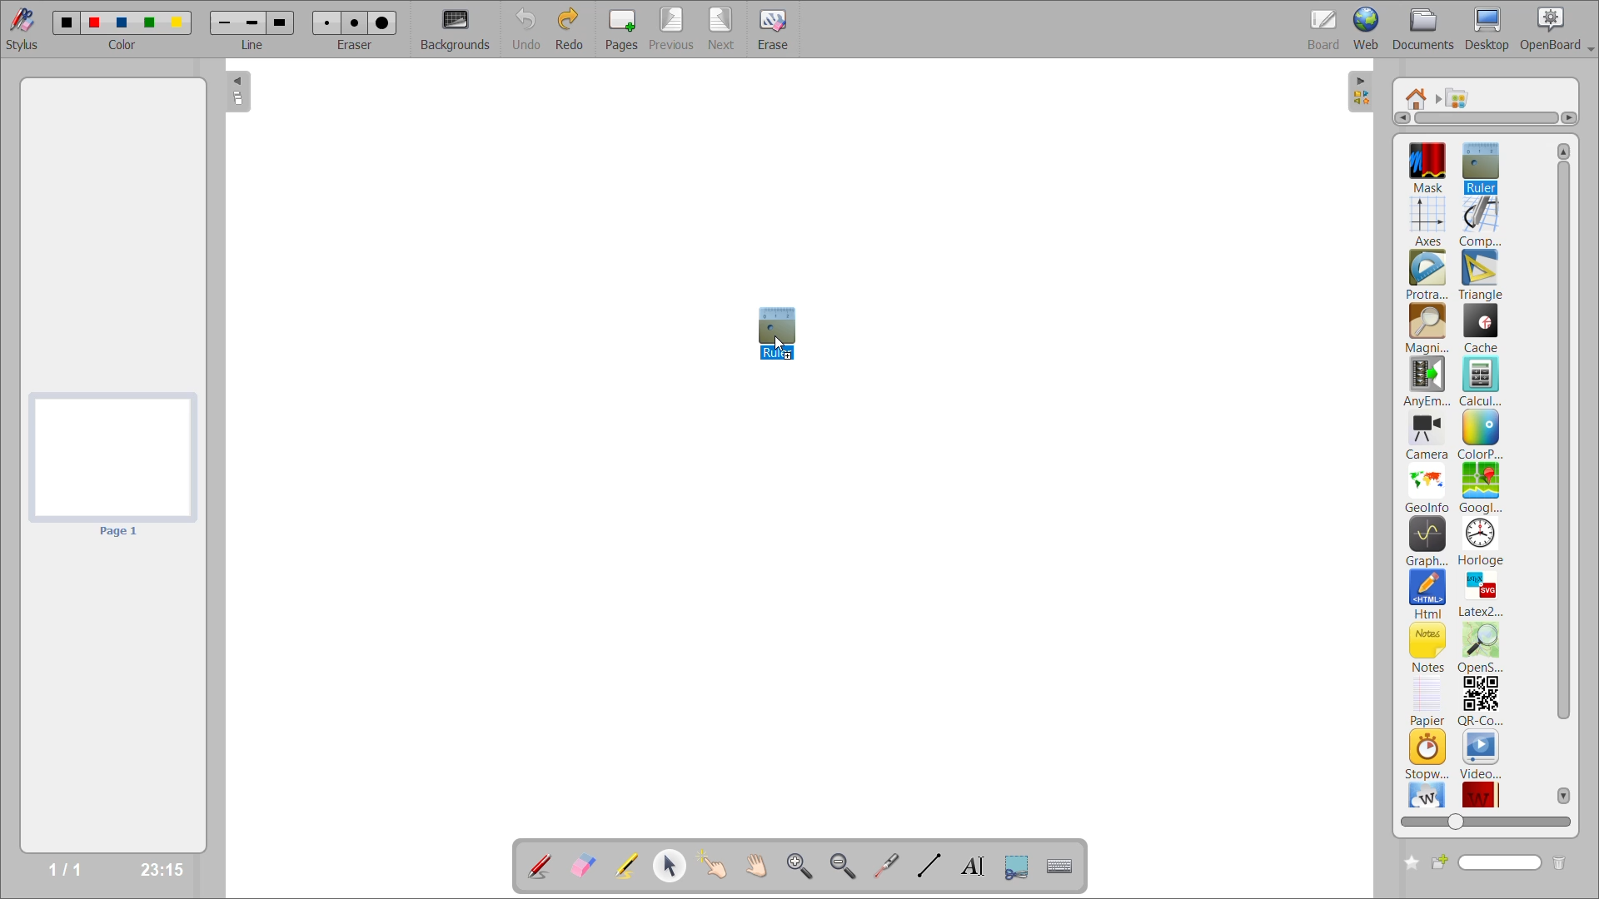 The height and width of the screenshot is (899, 1599). I want to click on desktop, so click(1488, 28).